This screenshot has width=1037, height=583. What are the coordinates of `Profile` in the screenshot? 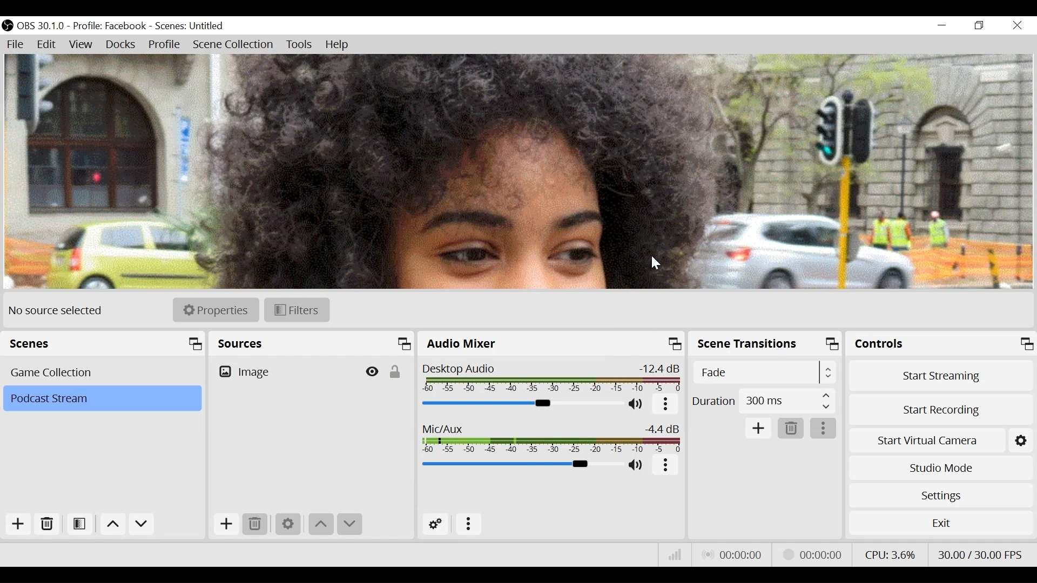 It's located at (166, 45).